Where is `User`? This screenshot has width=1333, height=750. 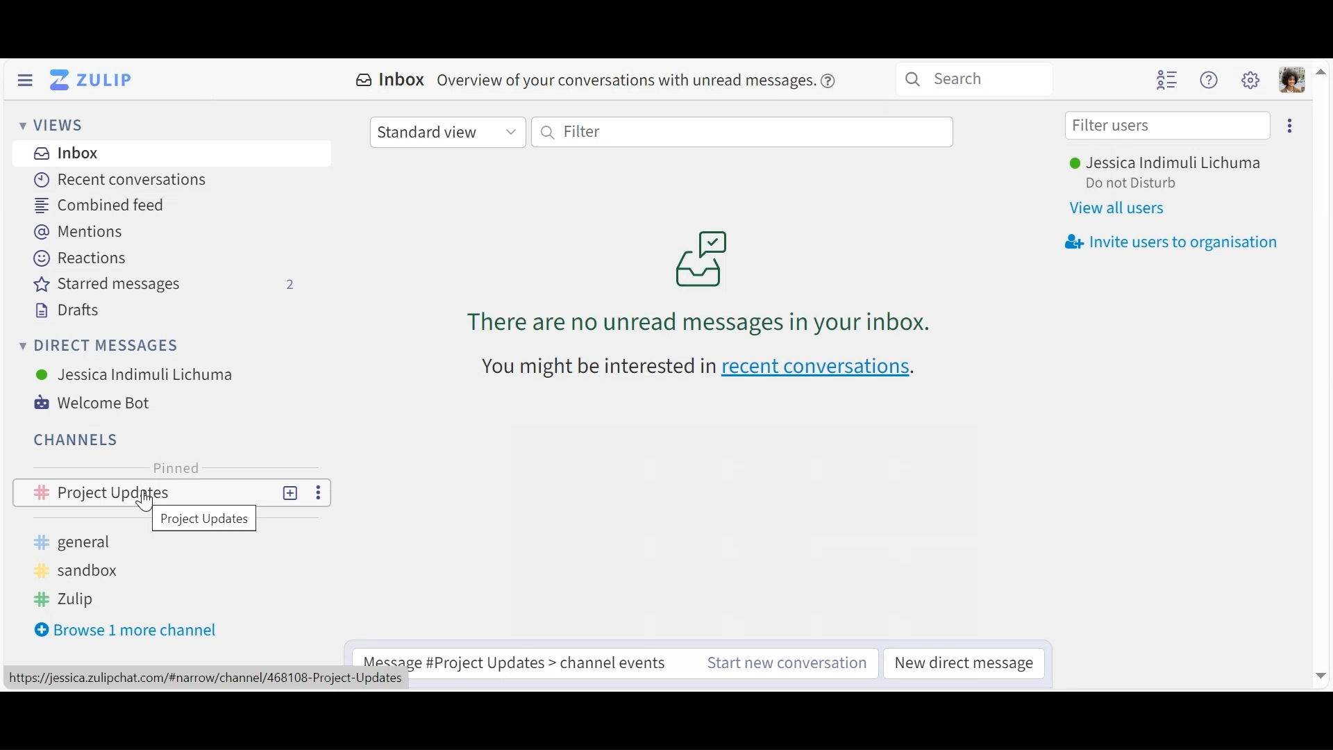
User is located at coordinates (136, 374).